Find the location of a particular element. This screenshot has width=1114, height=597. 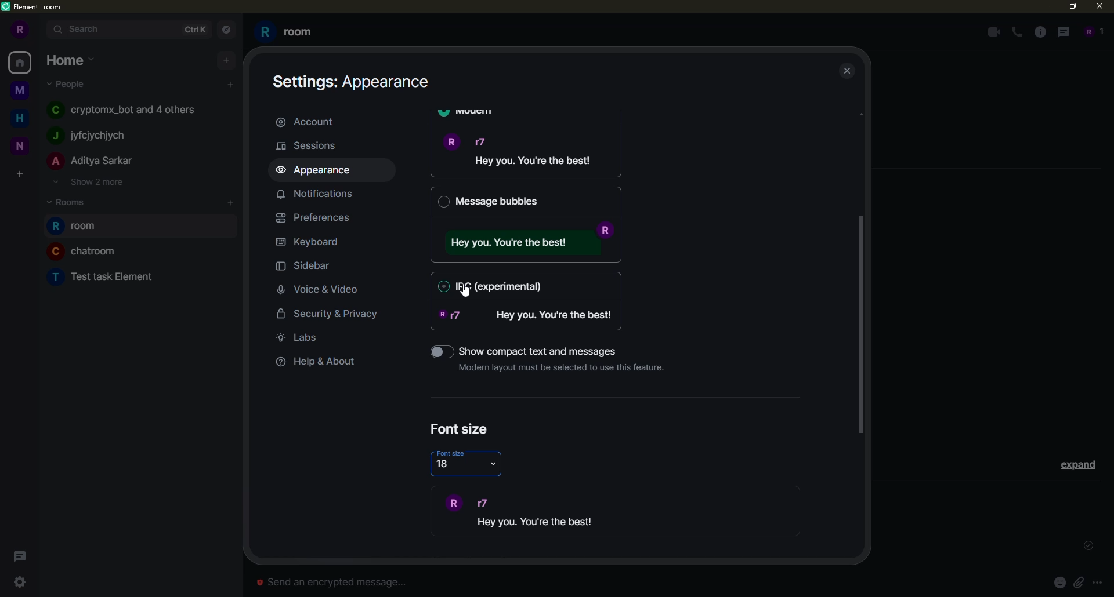

voice & video is located at coordinates (320, 289).